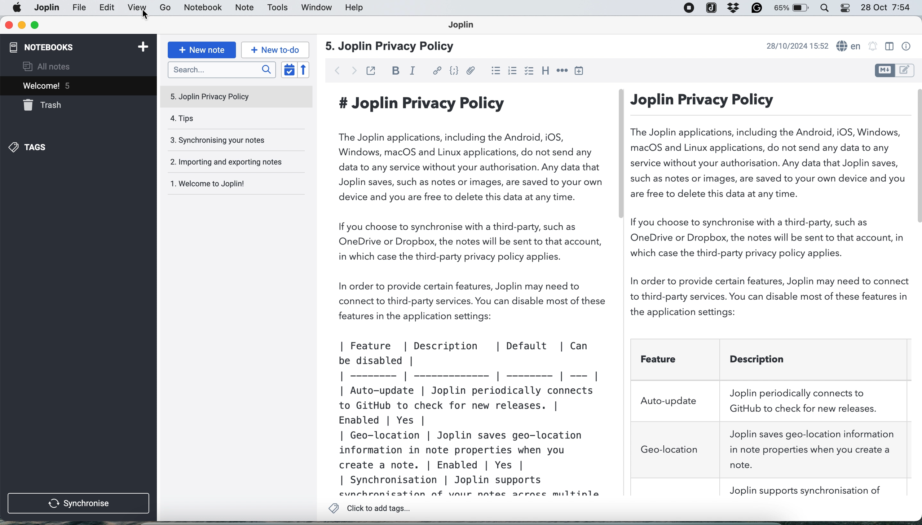 The height and width of the screenshot is (525, 922). What do you see at coordinates (47, 67) in the screenshot?
I see `all notes` at bounding box center [47, 67].